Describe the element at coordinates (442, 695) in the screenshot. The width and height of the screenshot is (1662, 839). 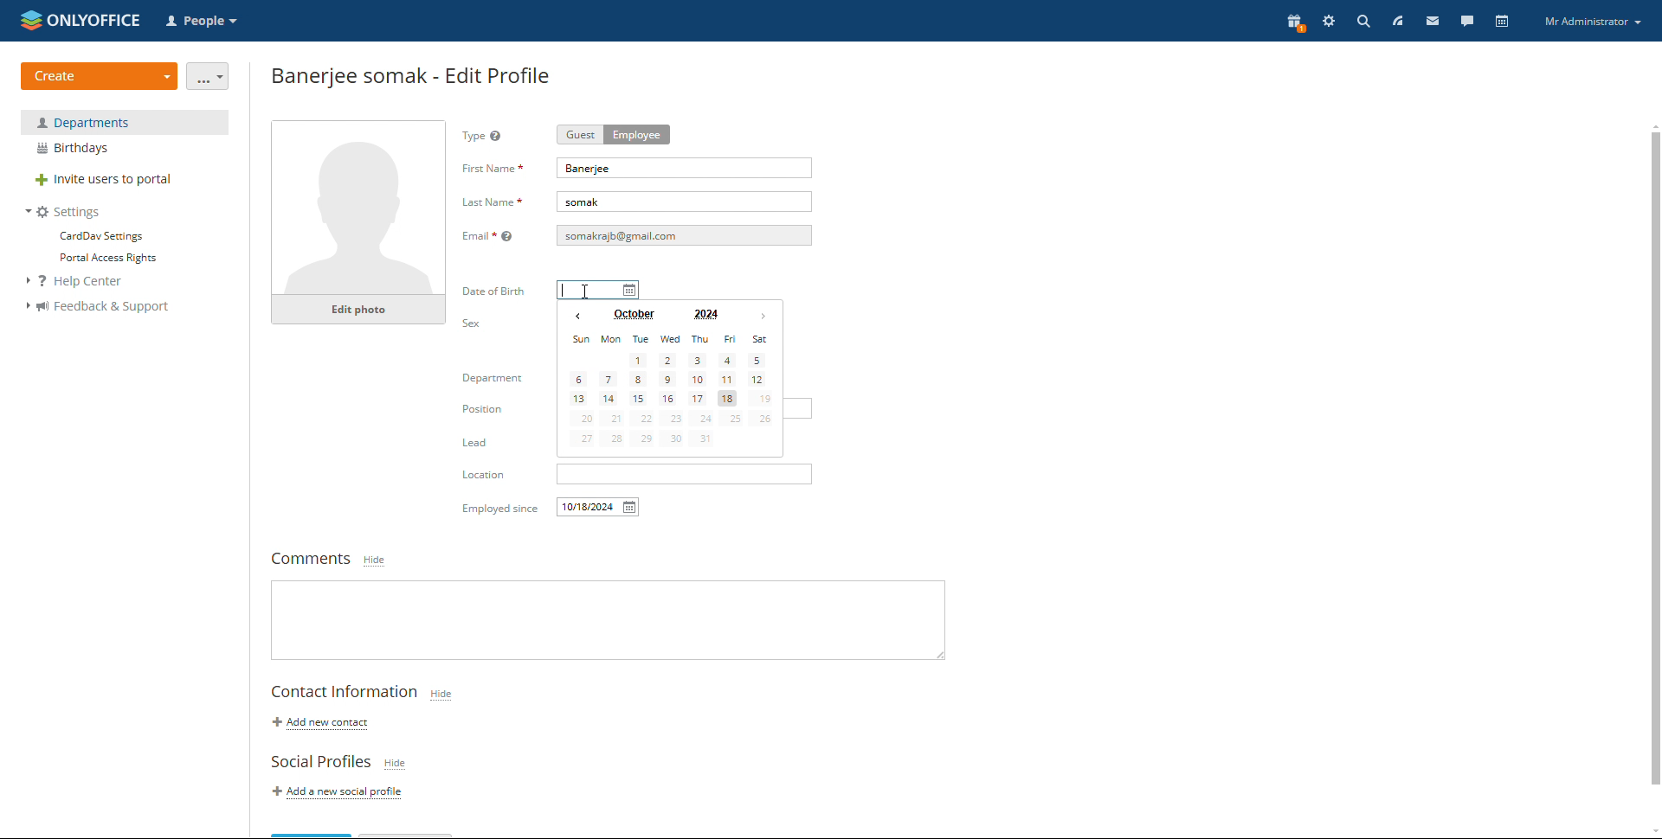
I see `hide` at that location.